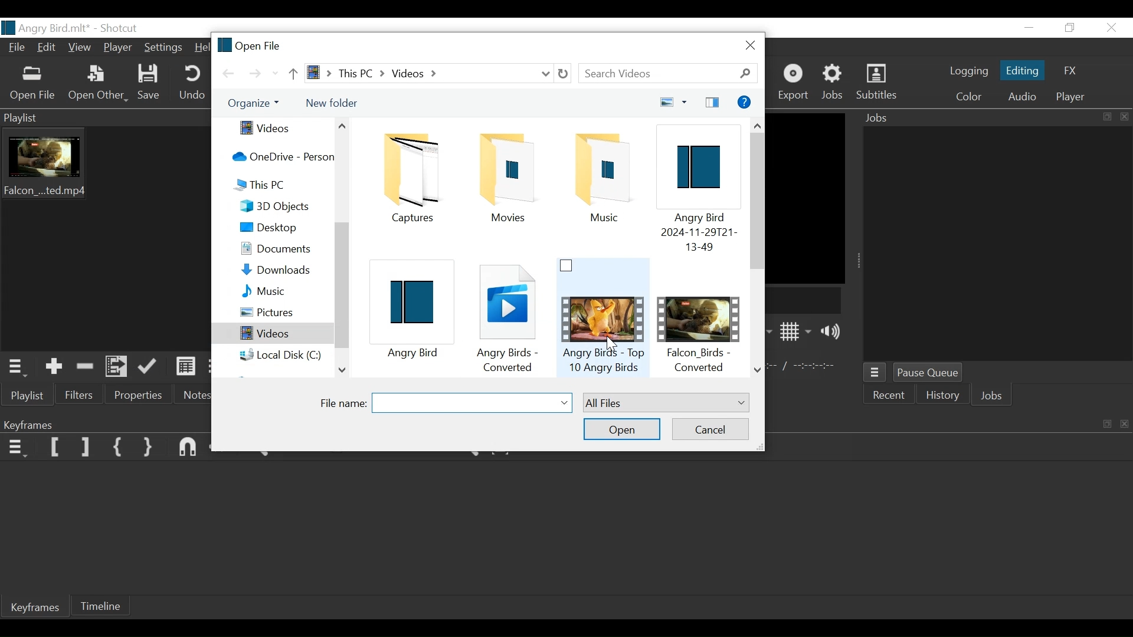  What do you see at coordinates (749, 46) in the screenshot?
I see `Close` at bounding box center [749, 46].